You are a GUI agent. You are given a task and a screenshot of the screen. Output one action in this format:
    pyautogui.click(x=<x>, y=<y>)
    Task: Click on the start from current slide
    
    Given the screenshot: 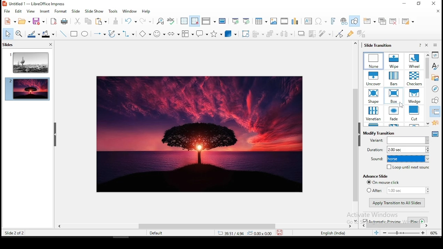 What is the action you would take?
    pyautogui.click(x=247, y=20)
    